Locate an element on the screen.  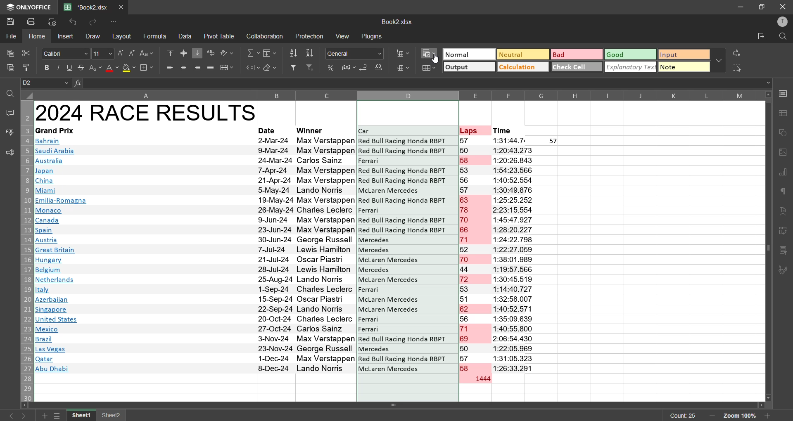
sort descending is located at coordinates (311, 53).